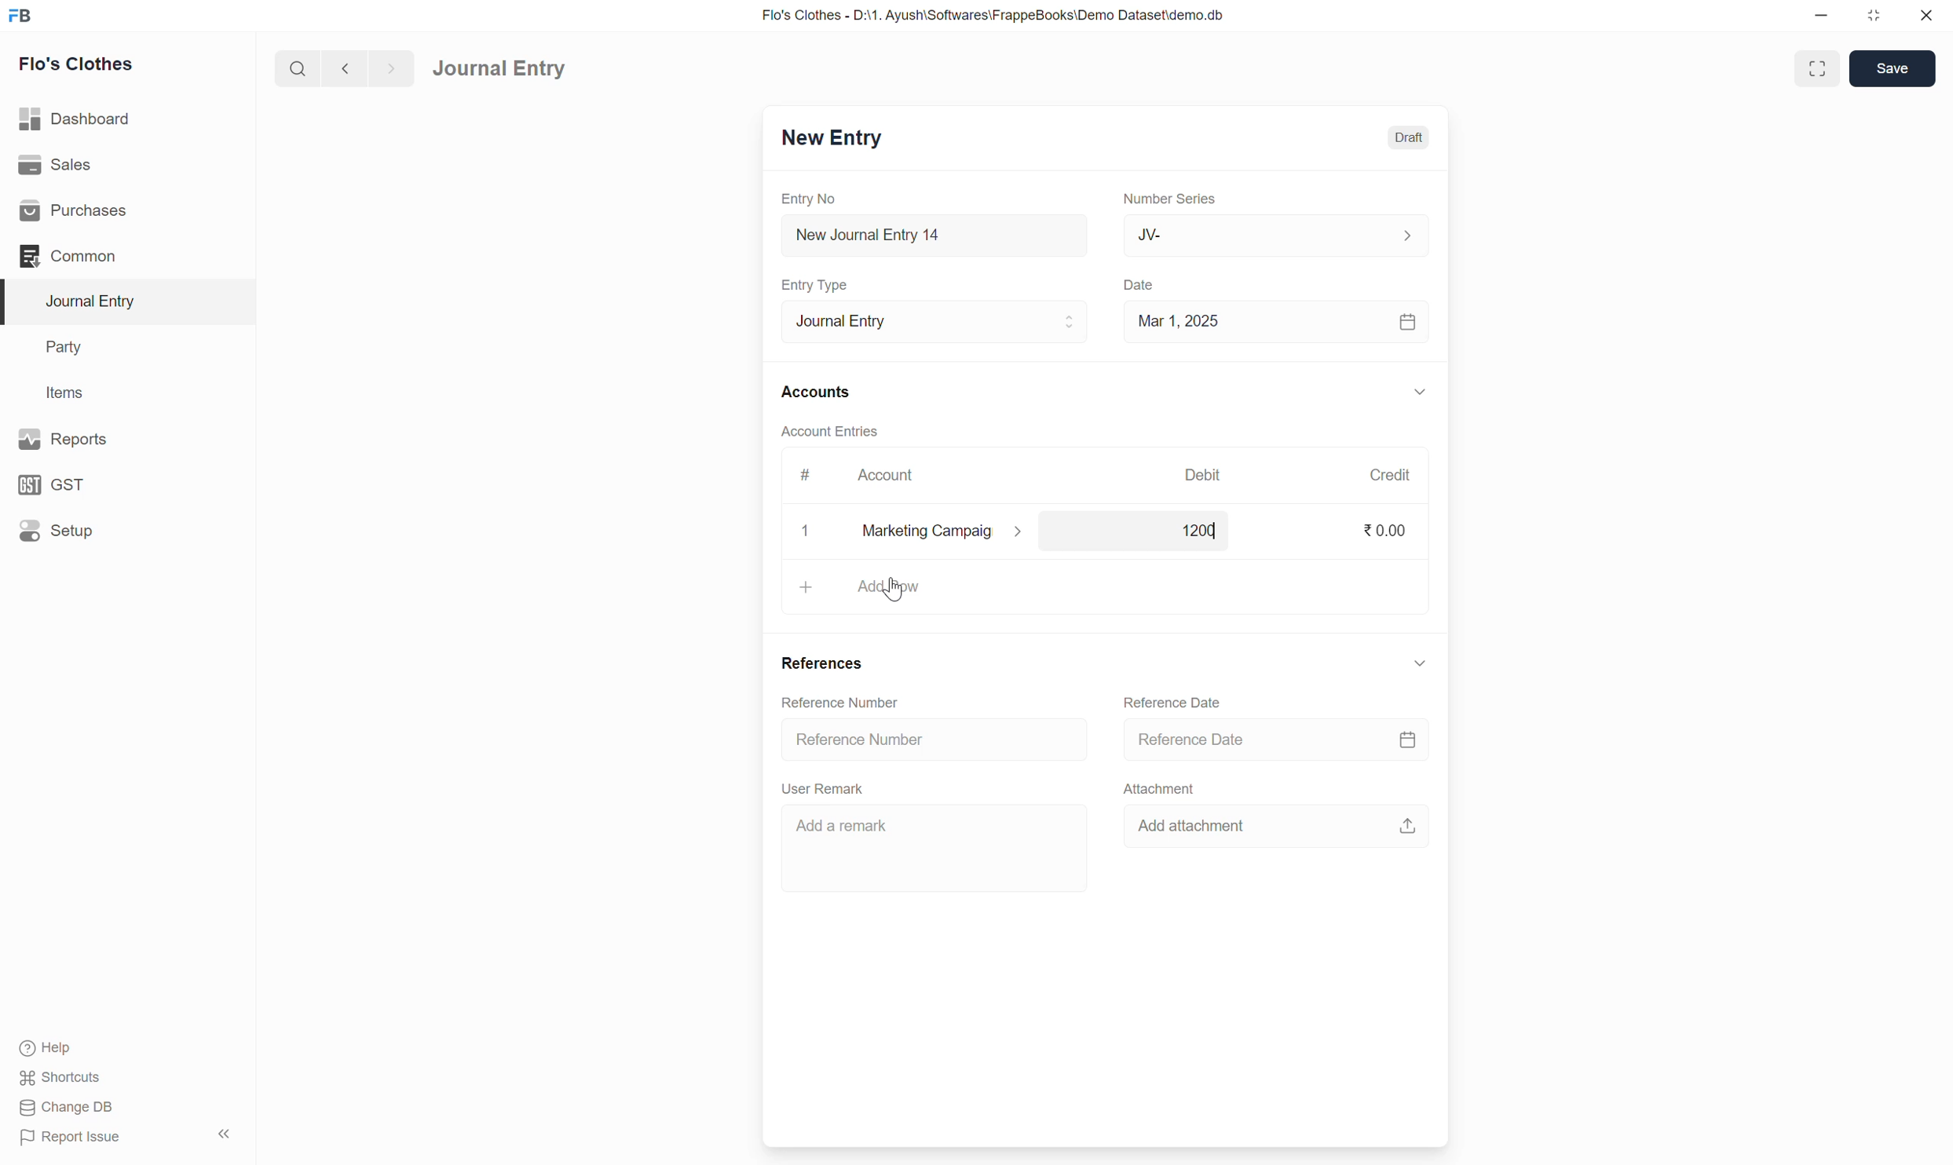  What do you see at coordinates (1417, 394) in the screenshot?
I see `down` at bounding box center [1417, 394].